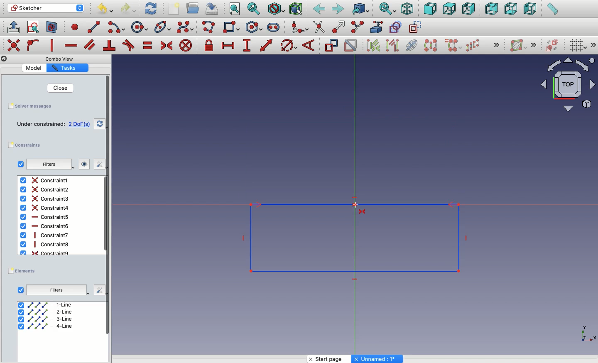 The width and height of the screenshot is (598, 363). I want to click on Redo, so click(130, 9).